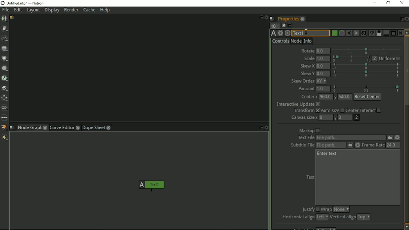 The height and width of the screenshot is (230, 409). Describe the element at coordinates (310, 210) in the screenshot. I see `Justify` at that location.